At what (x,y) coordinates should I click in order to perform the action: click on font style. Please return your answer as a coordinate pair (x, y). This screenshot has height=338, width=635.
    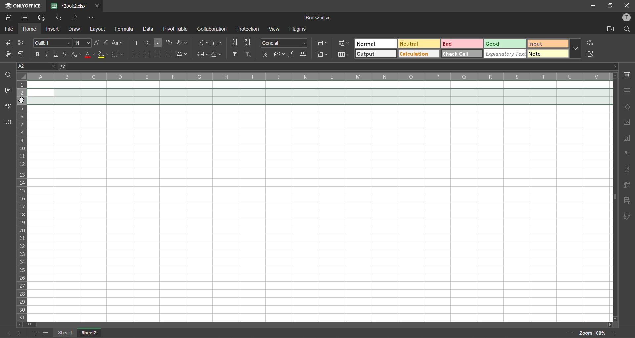
    Looking at the image, I should click on (53, 42).